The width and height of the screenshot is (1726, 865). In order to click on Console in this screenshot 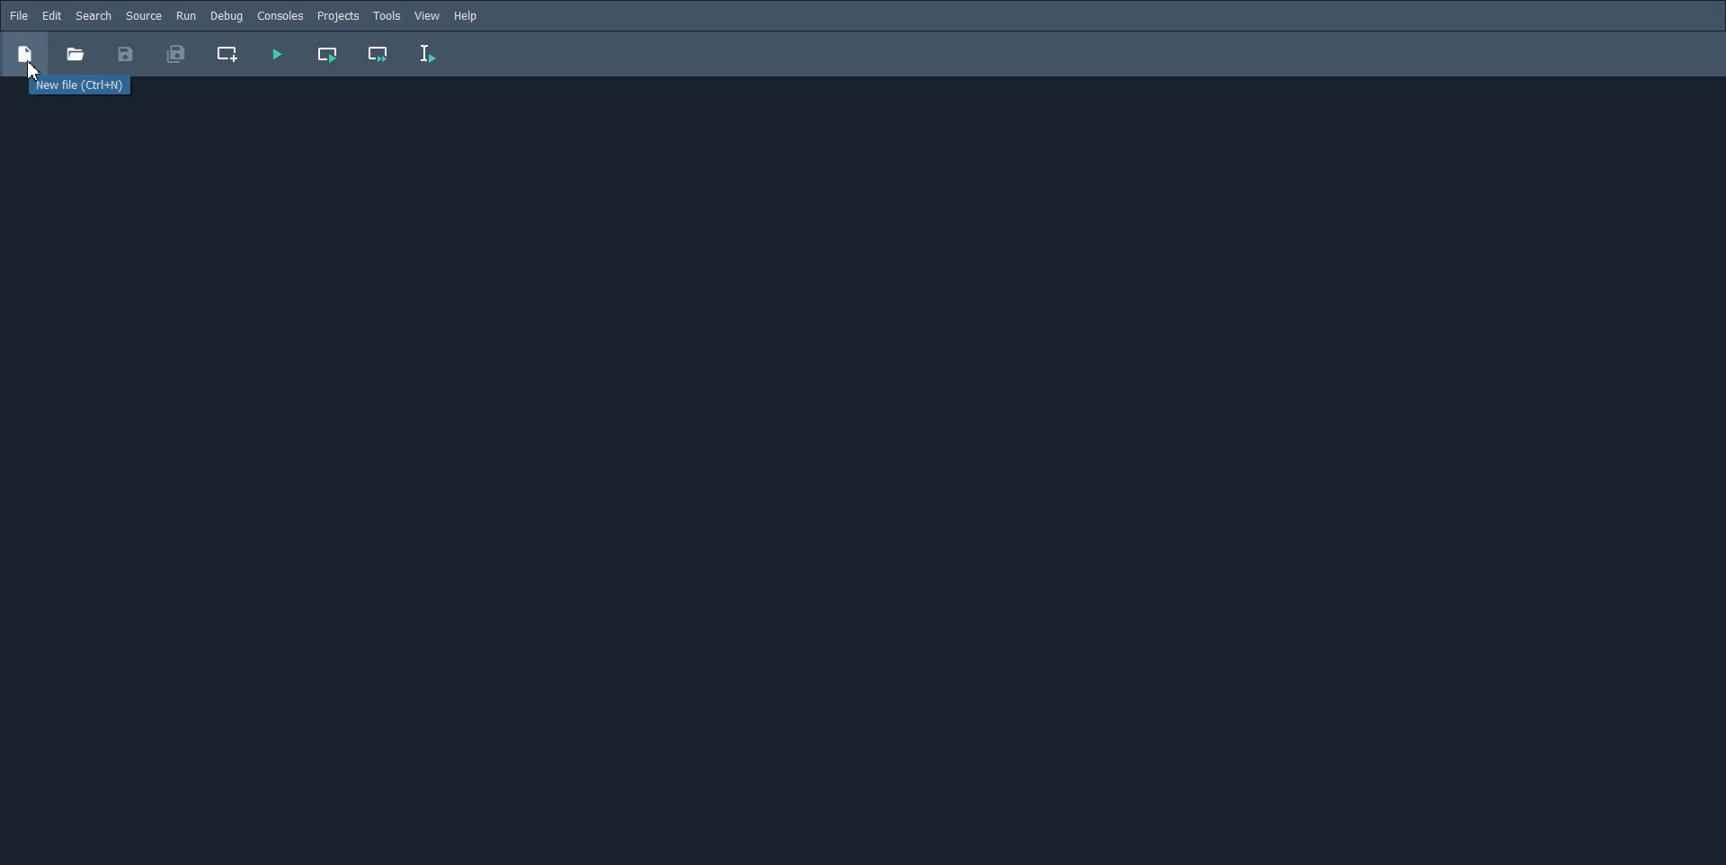, I will do `click(280, 16)`.